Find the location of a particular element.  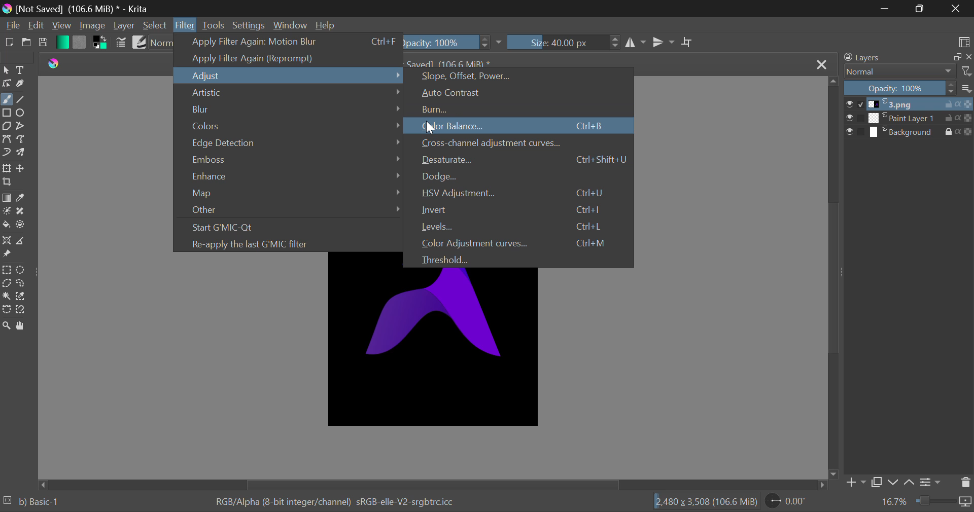

Opacity 100% is located at coordinates (900, 88).